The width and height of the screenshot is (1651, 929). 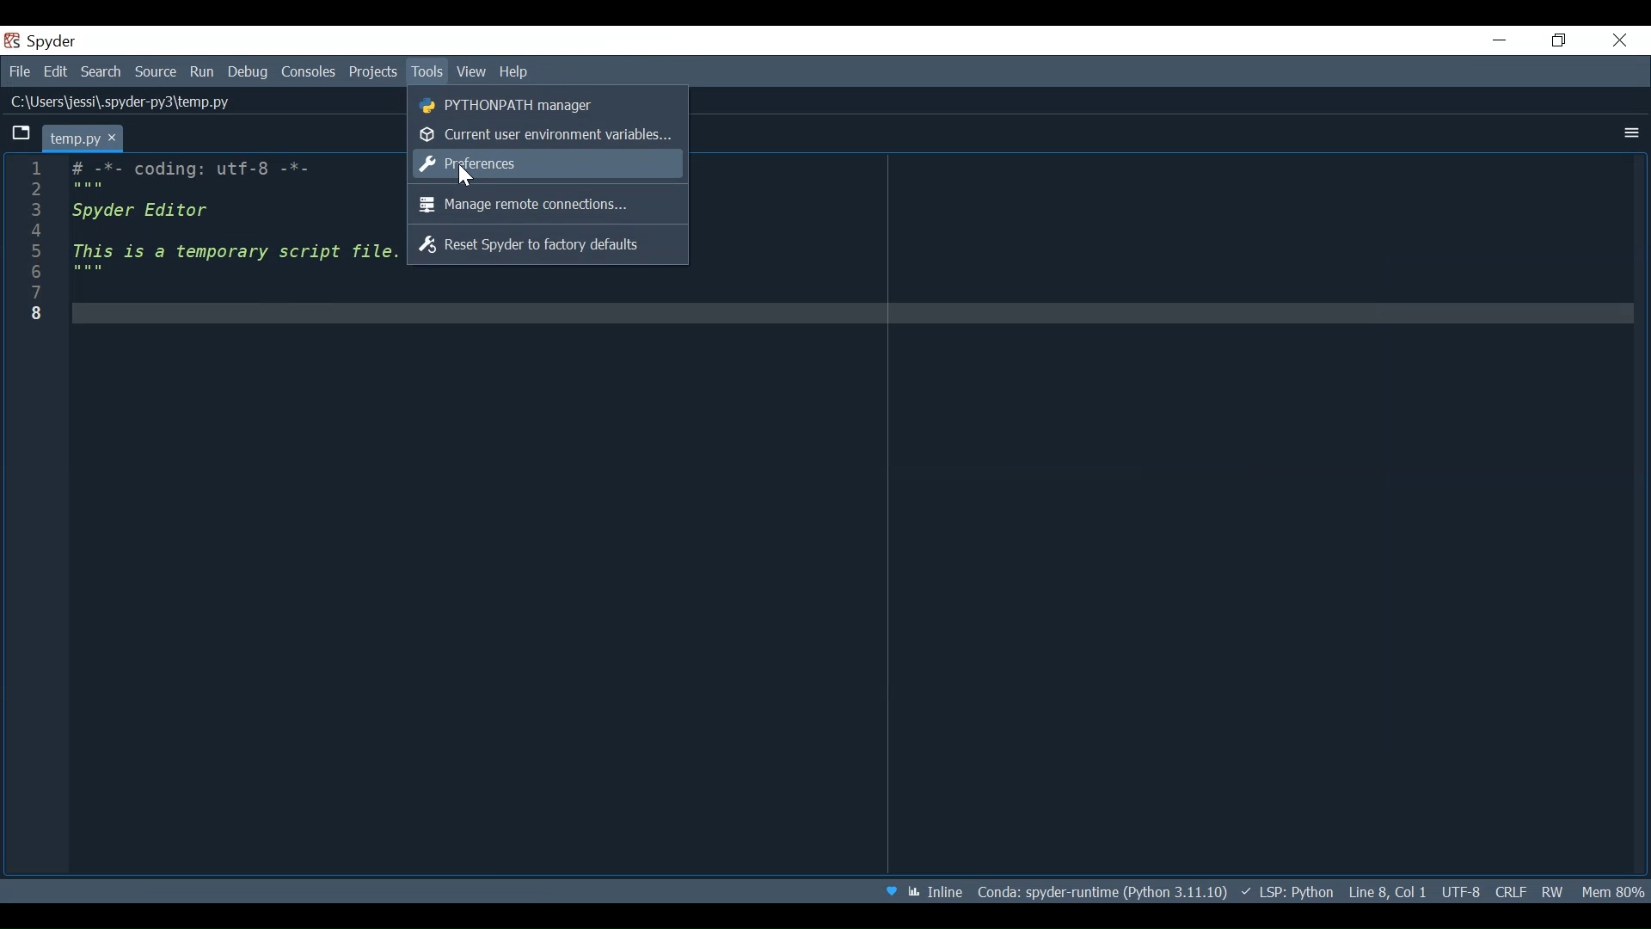 I want to click on Editor, so click(x=234, y=221).